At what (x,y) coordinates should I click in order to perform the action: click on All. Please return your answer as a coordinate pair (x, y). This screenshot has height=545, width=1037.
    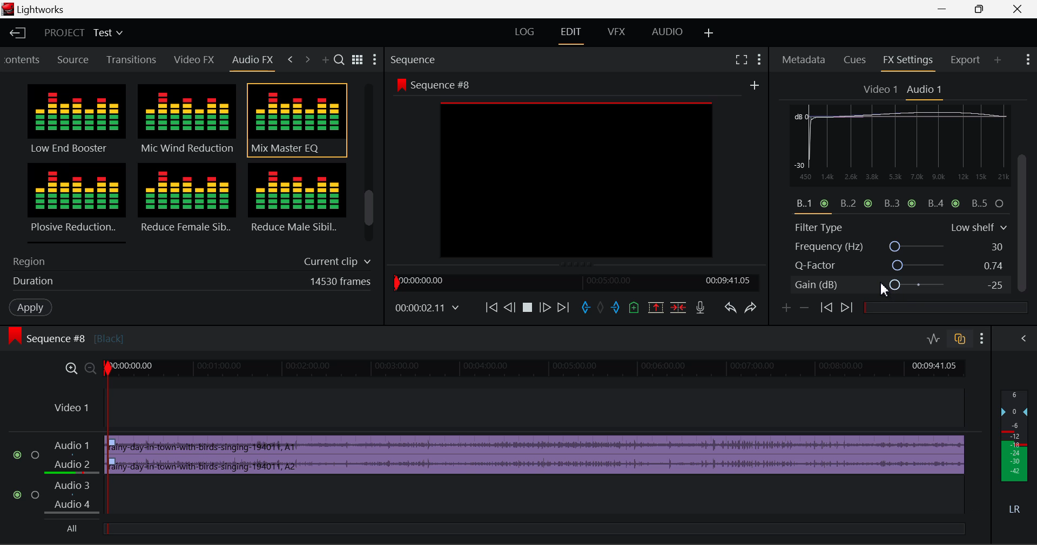
    Looking at the image, I should click on (77, 528).